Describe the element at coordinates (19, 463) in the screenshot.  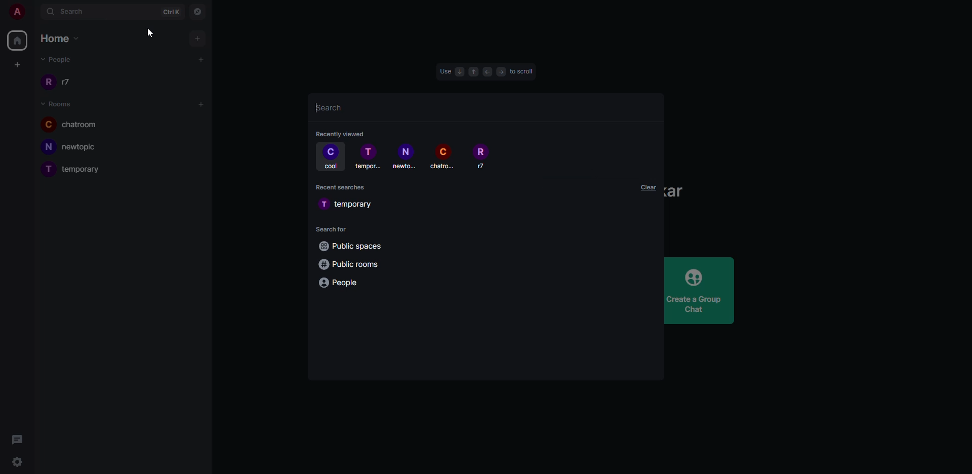
I see `settings` at that location.